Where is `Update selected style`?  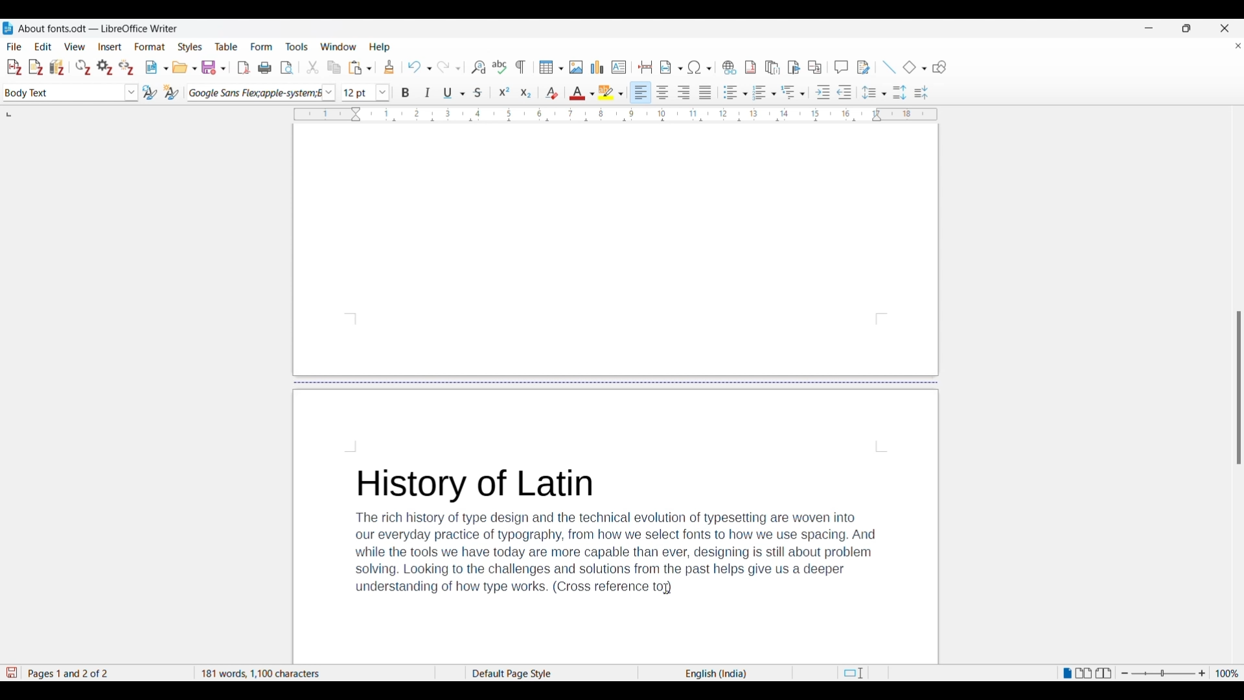 Update selected style is located at coordinates (150, 92).